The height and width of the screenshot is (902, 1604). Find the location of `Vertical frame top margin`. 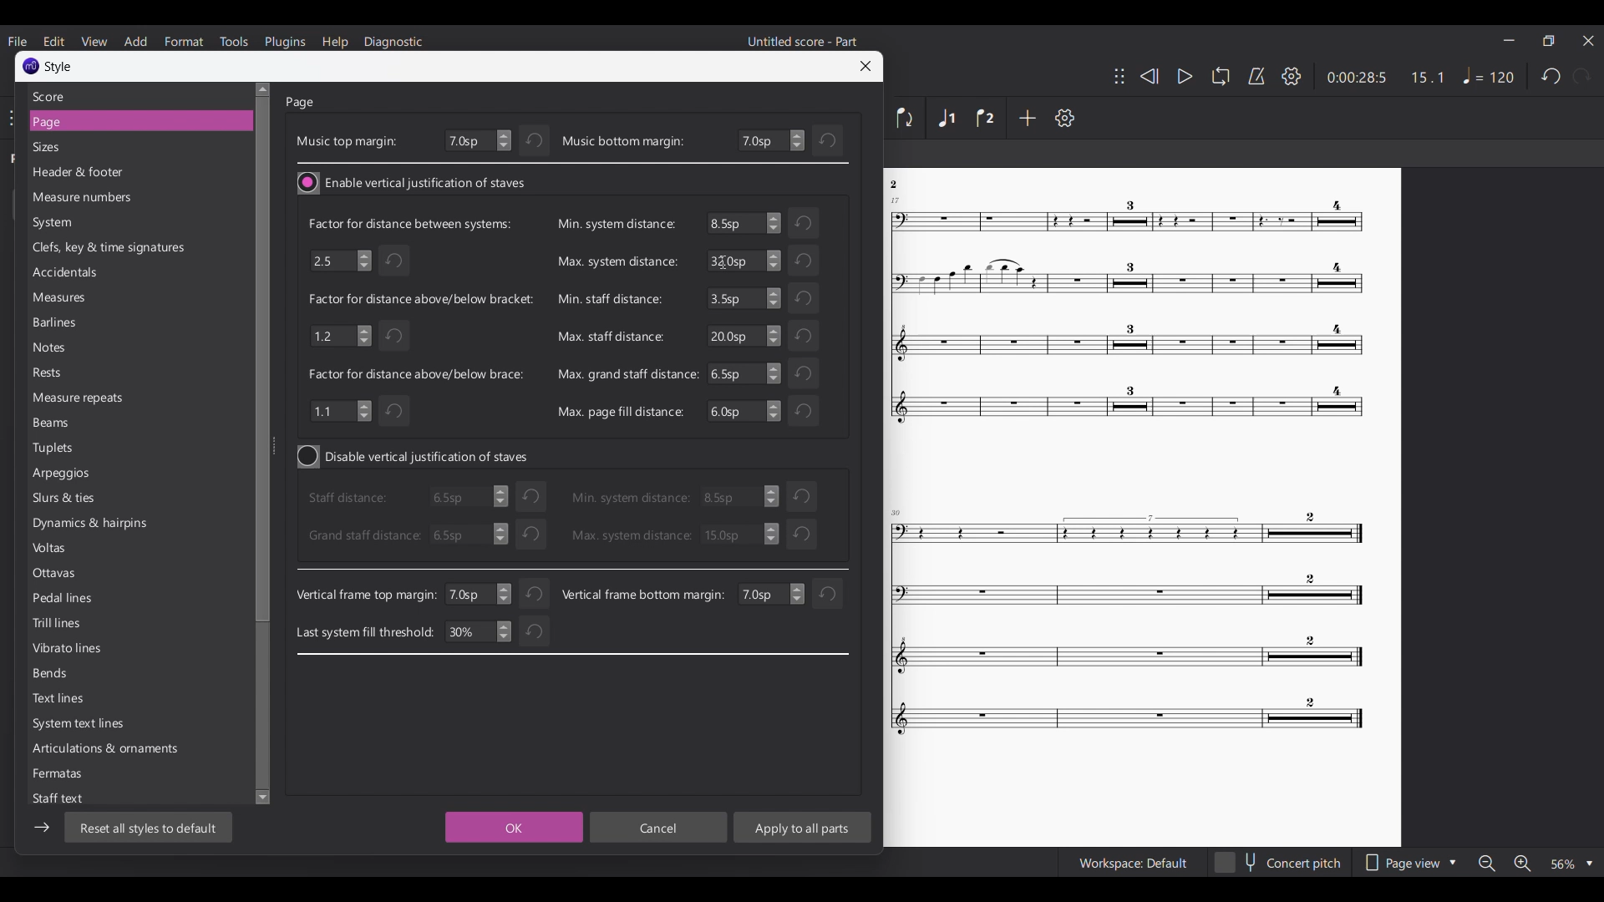

Vertical frame top margin is located at coordinates (365, 595).